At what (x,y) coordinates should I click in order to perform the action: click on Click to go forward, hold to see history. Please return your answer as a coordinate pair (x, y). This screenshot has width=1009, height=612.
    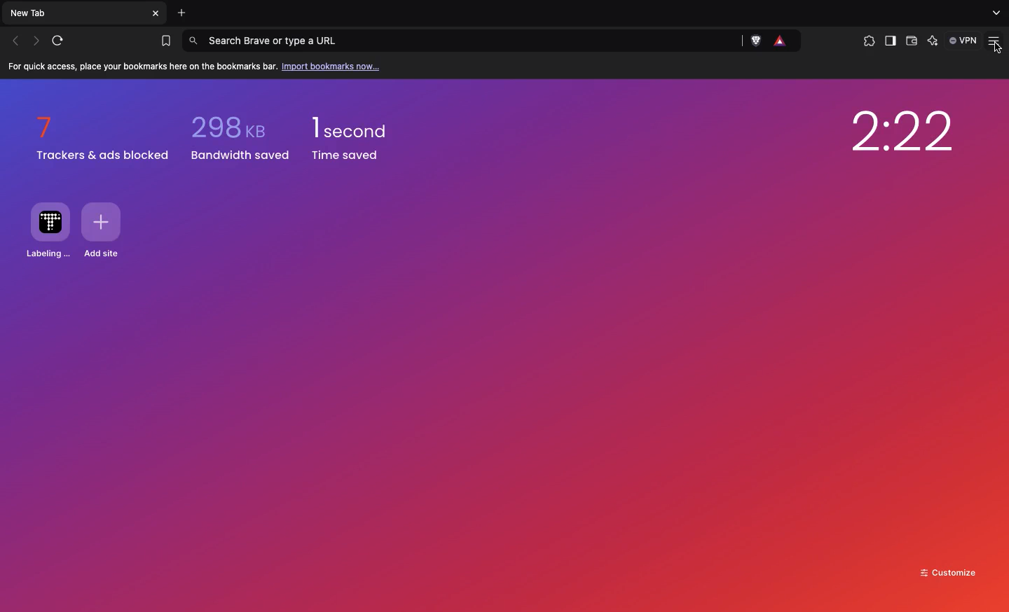
    Looking at the image, I should click on (36, 40).